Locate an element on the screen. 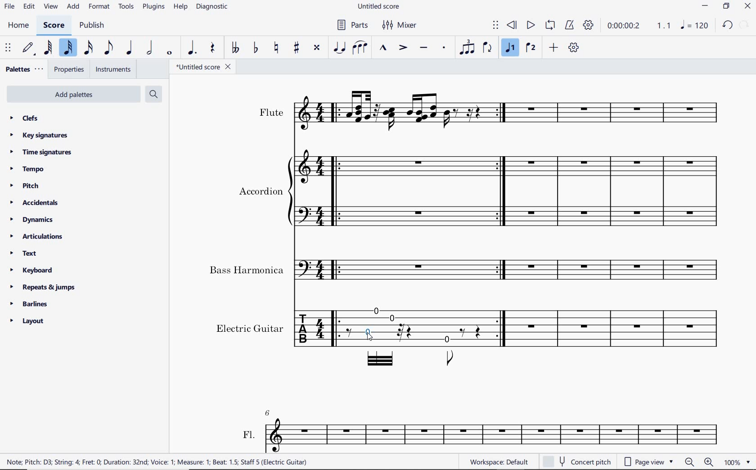 Image resolution: width=756 pixels, height=470 pixels. toggle double-sharp is located at coordinates (318, 48).